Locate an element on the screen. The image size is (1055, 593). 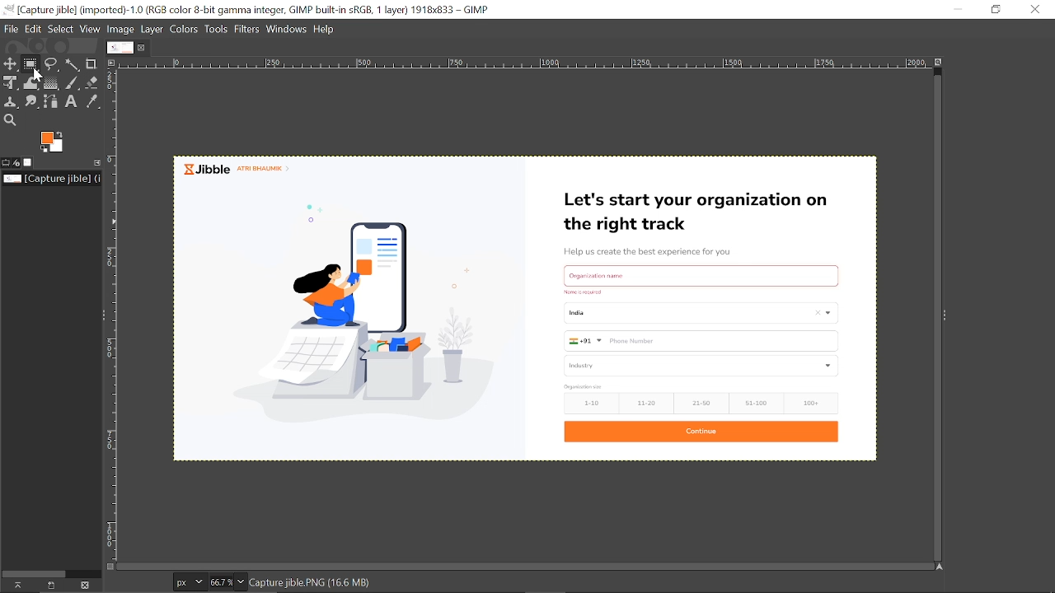
Image is located at coordinates (124, 28).